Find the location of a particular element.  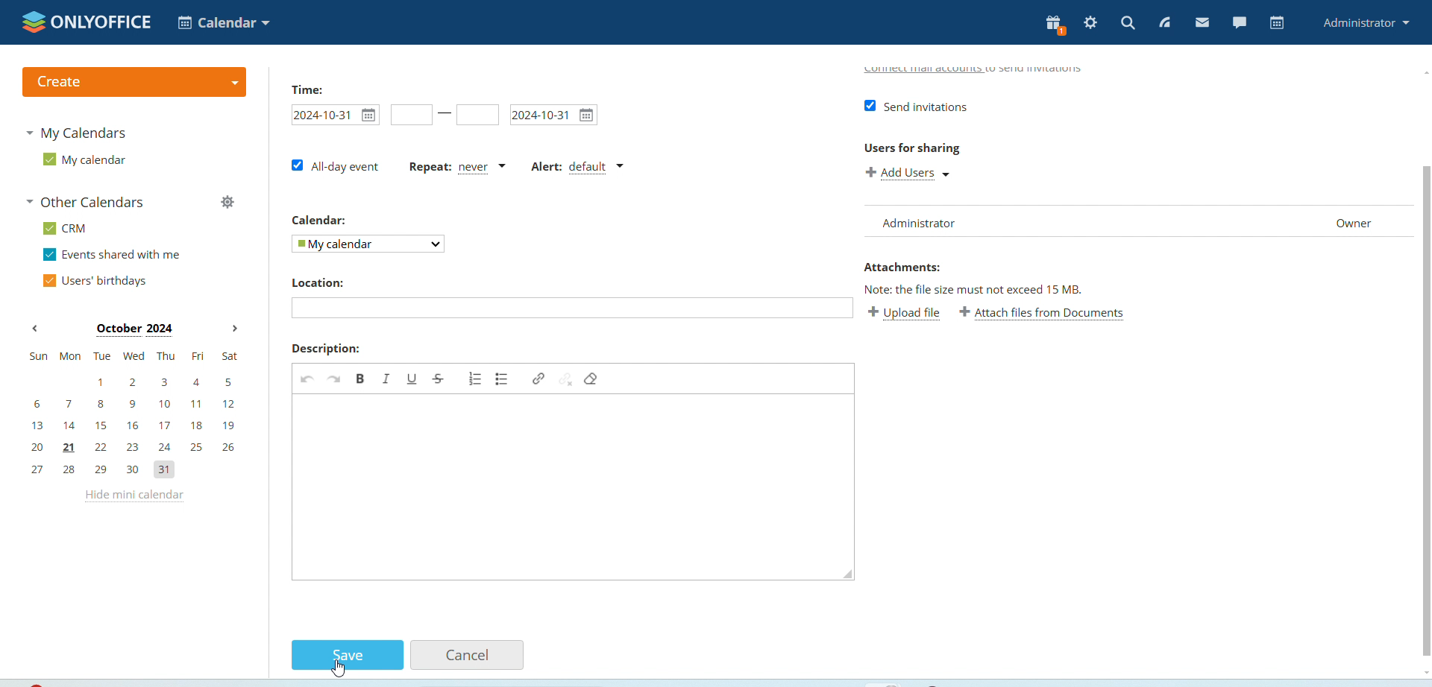

other calendars is located at coordinates (89, 201).